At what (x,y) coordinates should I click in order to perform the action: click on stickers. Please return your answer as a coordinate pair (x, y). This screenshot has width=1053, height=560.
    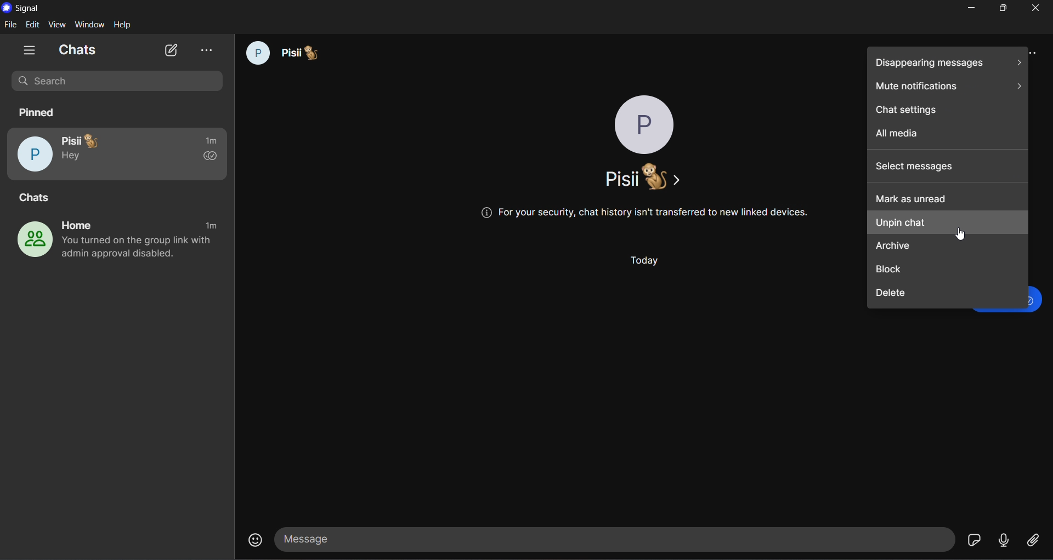
    Looking at the image, I should click on (976, 540).